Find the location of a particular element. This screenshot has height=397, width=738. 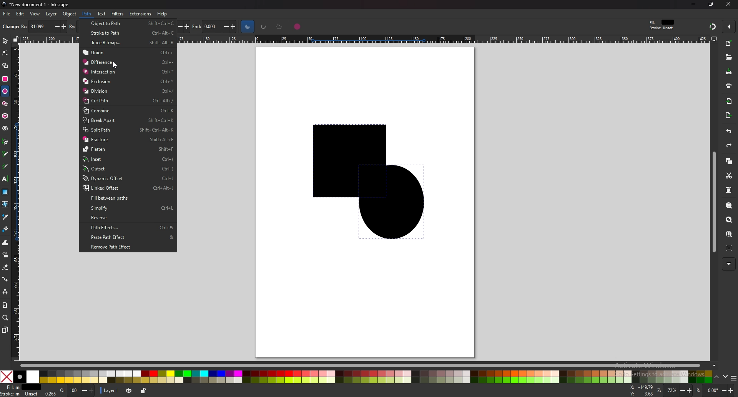

stroke is located at coordinates (20, 394).